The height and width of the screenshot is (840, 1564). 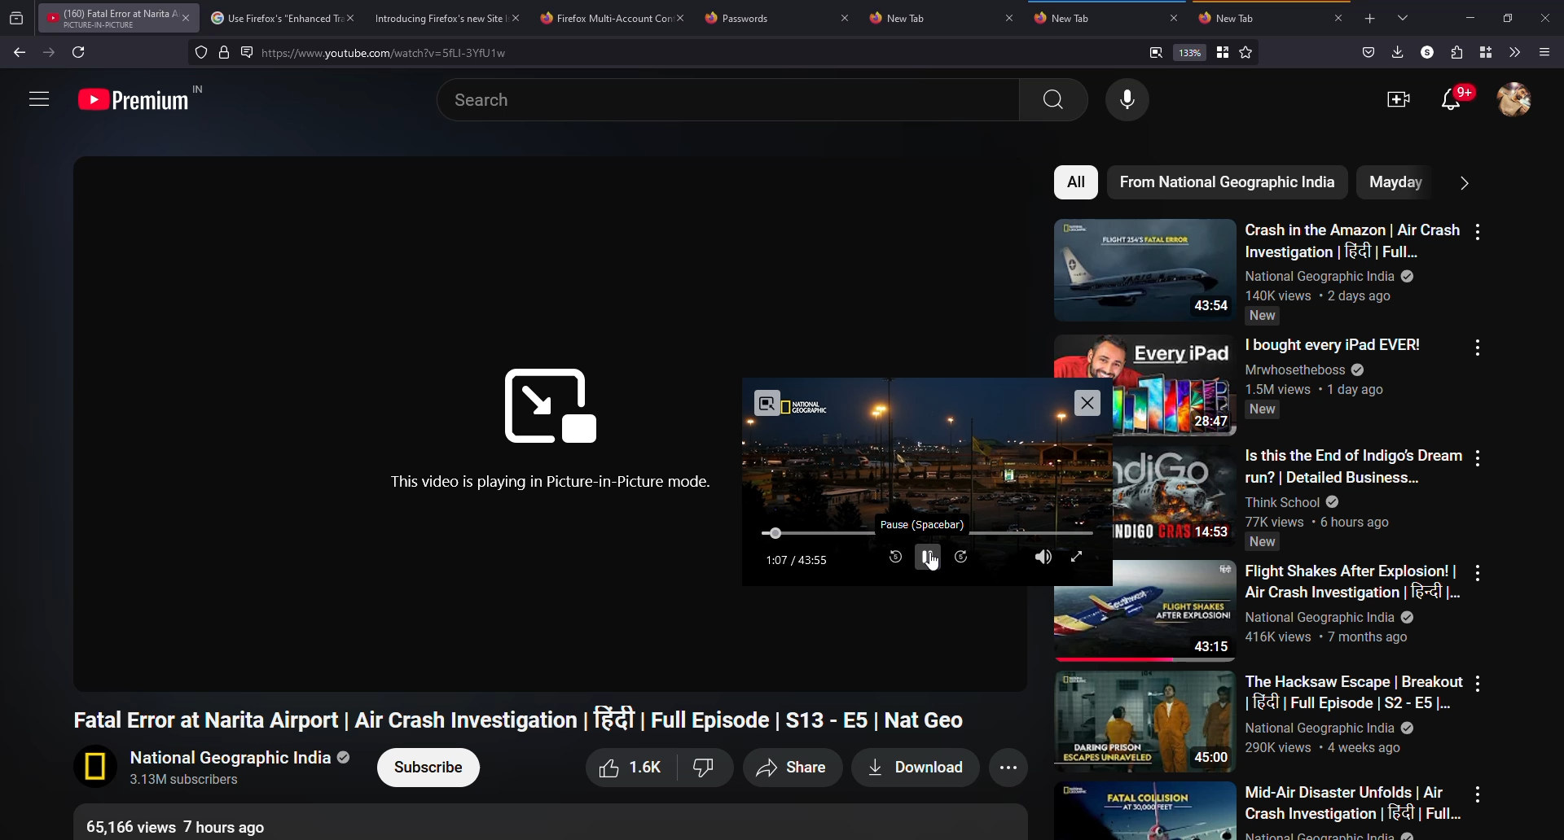 I want to click on more tools, so click(x=1513, y=52).